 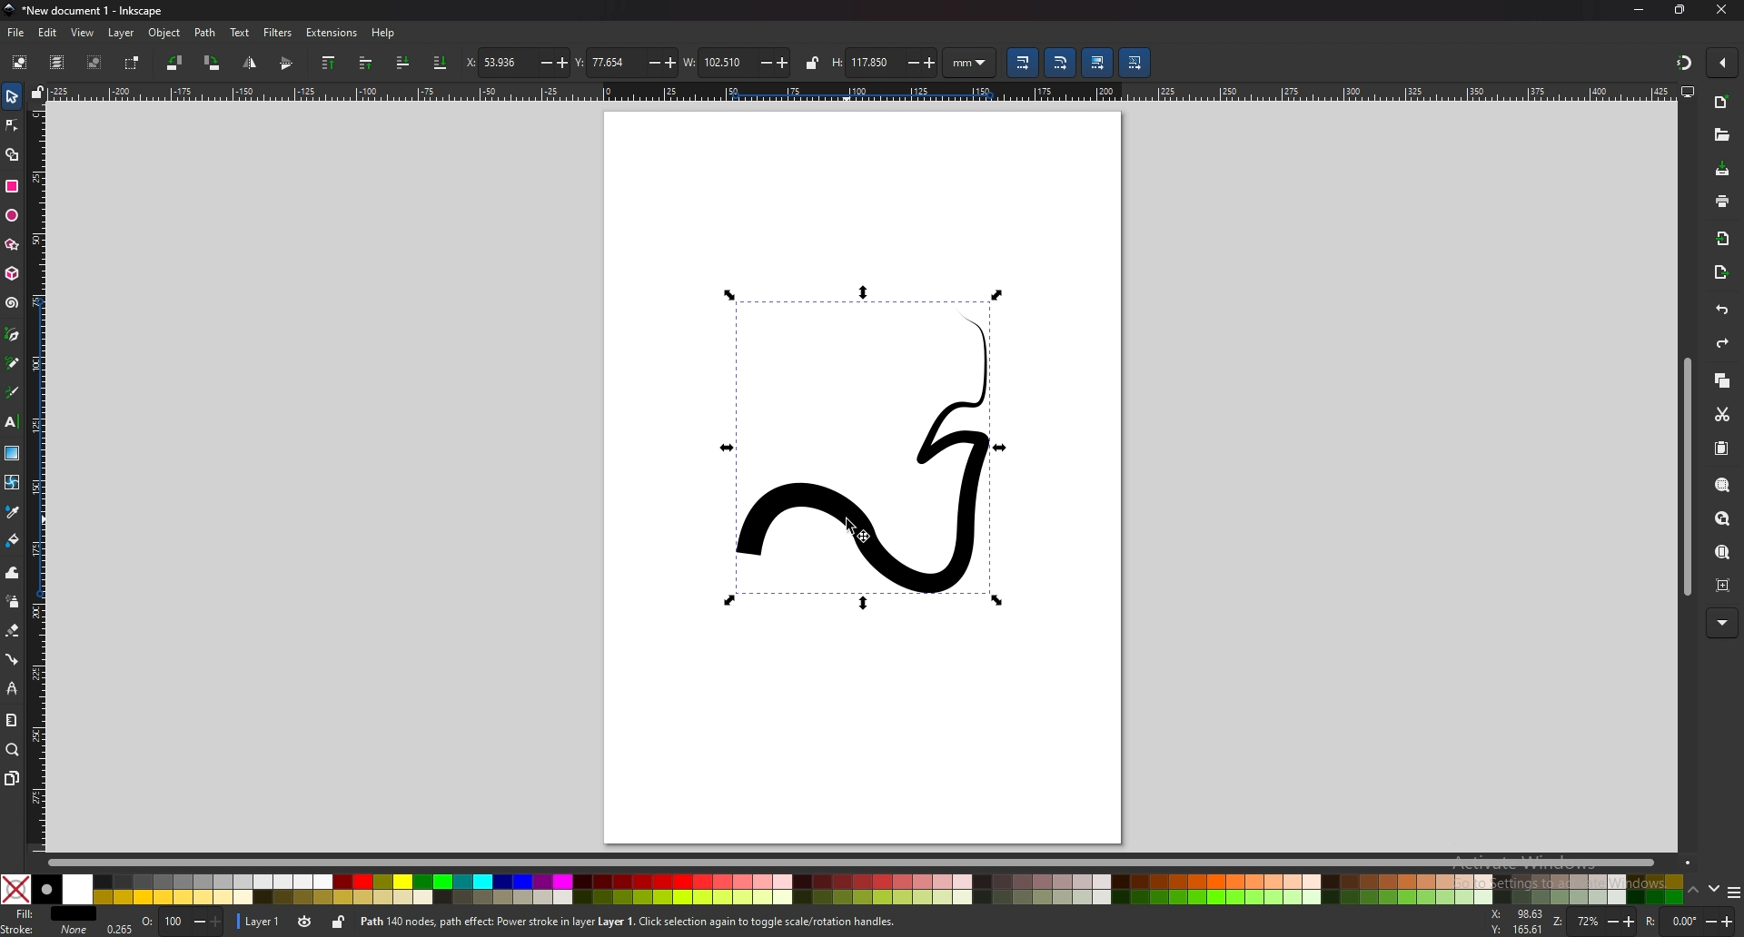 I want to click on ROTATION, so click(x=1693, y=922).